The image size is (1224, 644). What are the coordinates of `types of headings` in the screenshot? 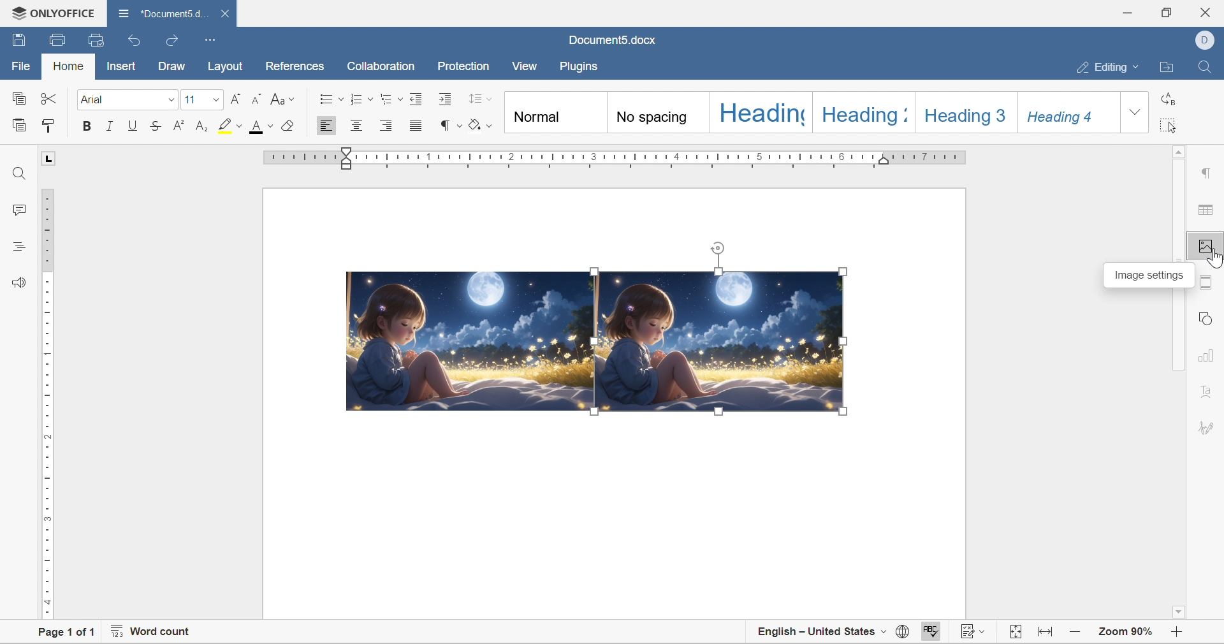 It's located at (809, 112).